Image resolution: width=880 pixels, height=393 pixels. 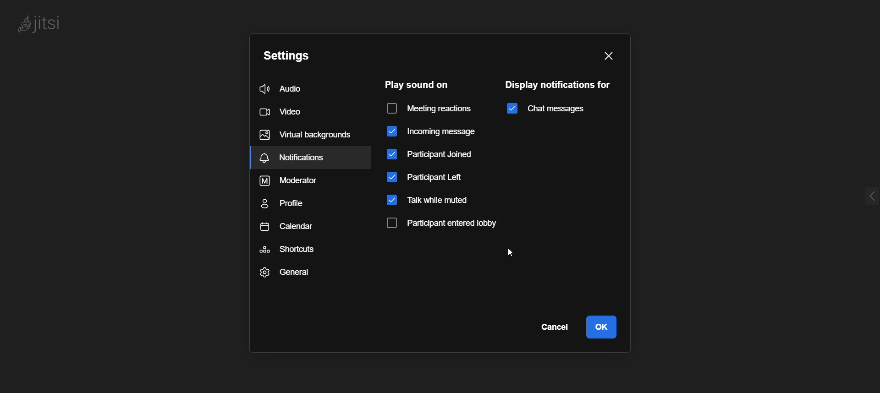 What do you see at coordinates (544, 109) in the screenshot?
I see `chat messages` at bounding box center [544, 109].